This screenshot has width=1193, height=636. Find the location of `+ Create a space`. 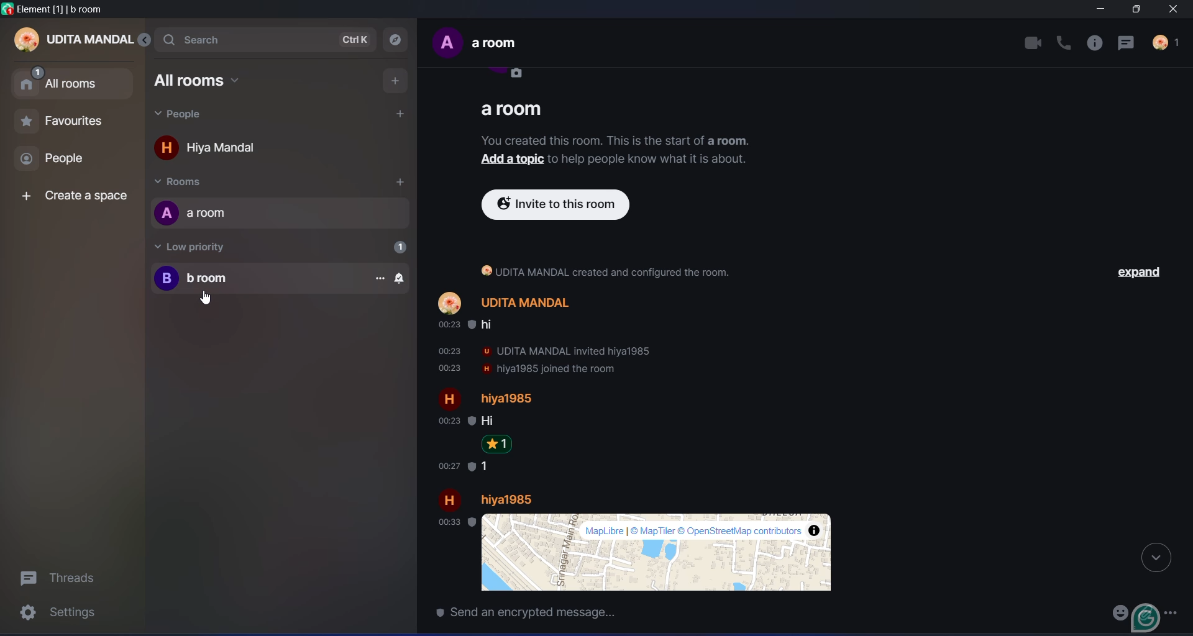

+ Create a space is located at coordinates (71, 198).